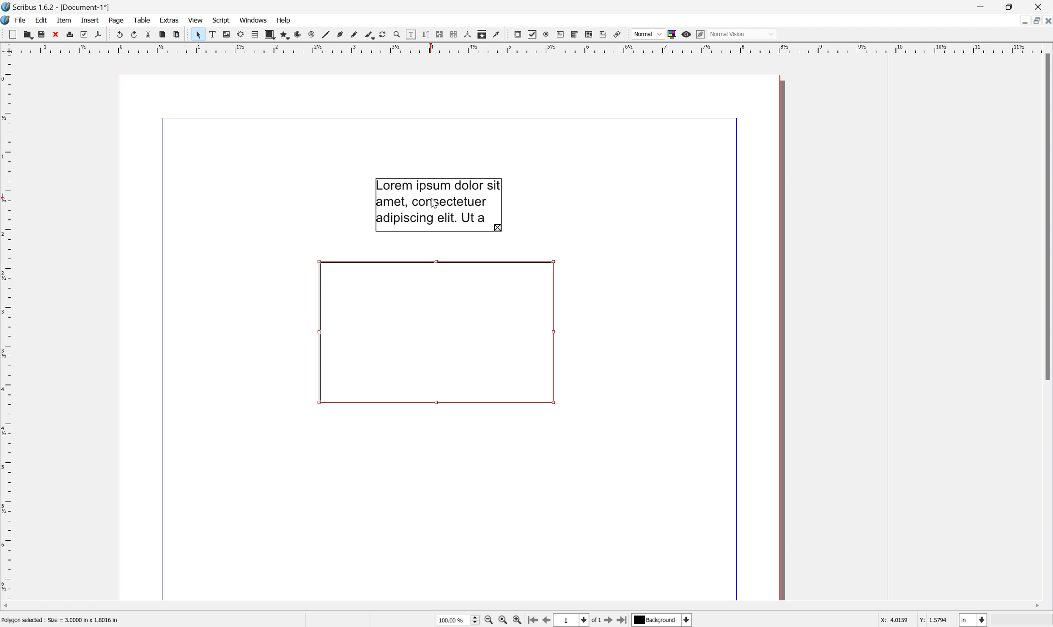  What do you see at coordinates (197, 20) in the screenshot?
I see `View` at bounding box center [197, 20].